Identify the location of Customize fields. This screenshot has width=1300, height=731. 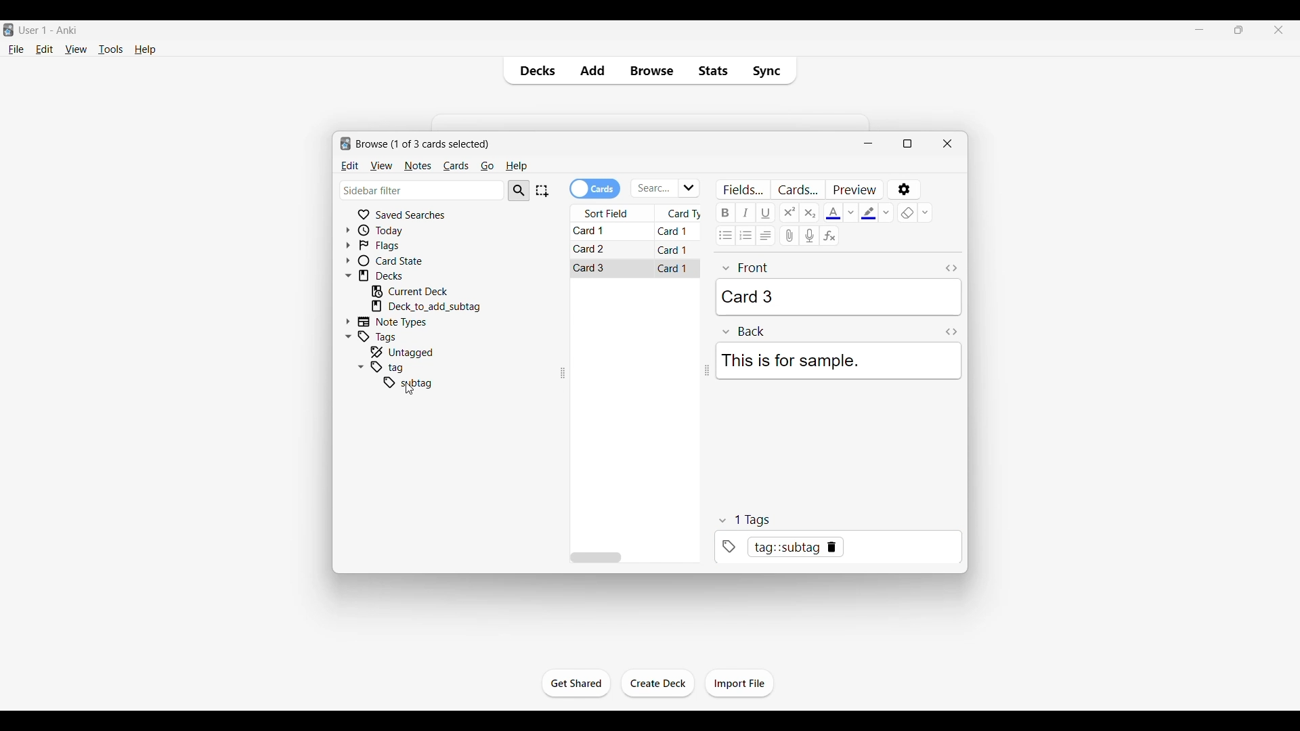
(743, 190).